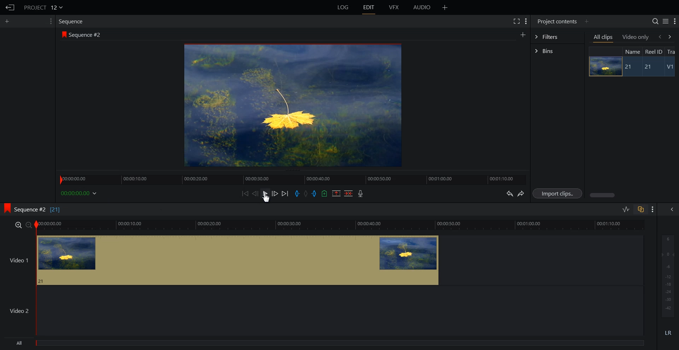 This screenshot has width=679, height=350. Describe the element at coordinates (10, 8) in the screenshot. I see `Go Back` at that location.